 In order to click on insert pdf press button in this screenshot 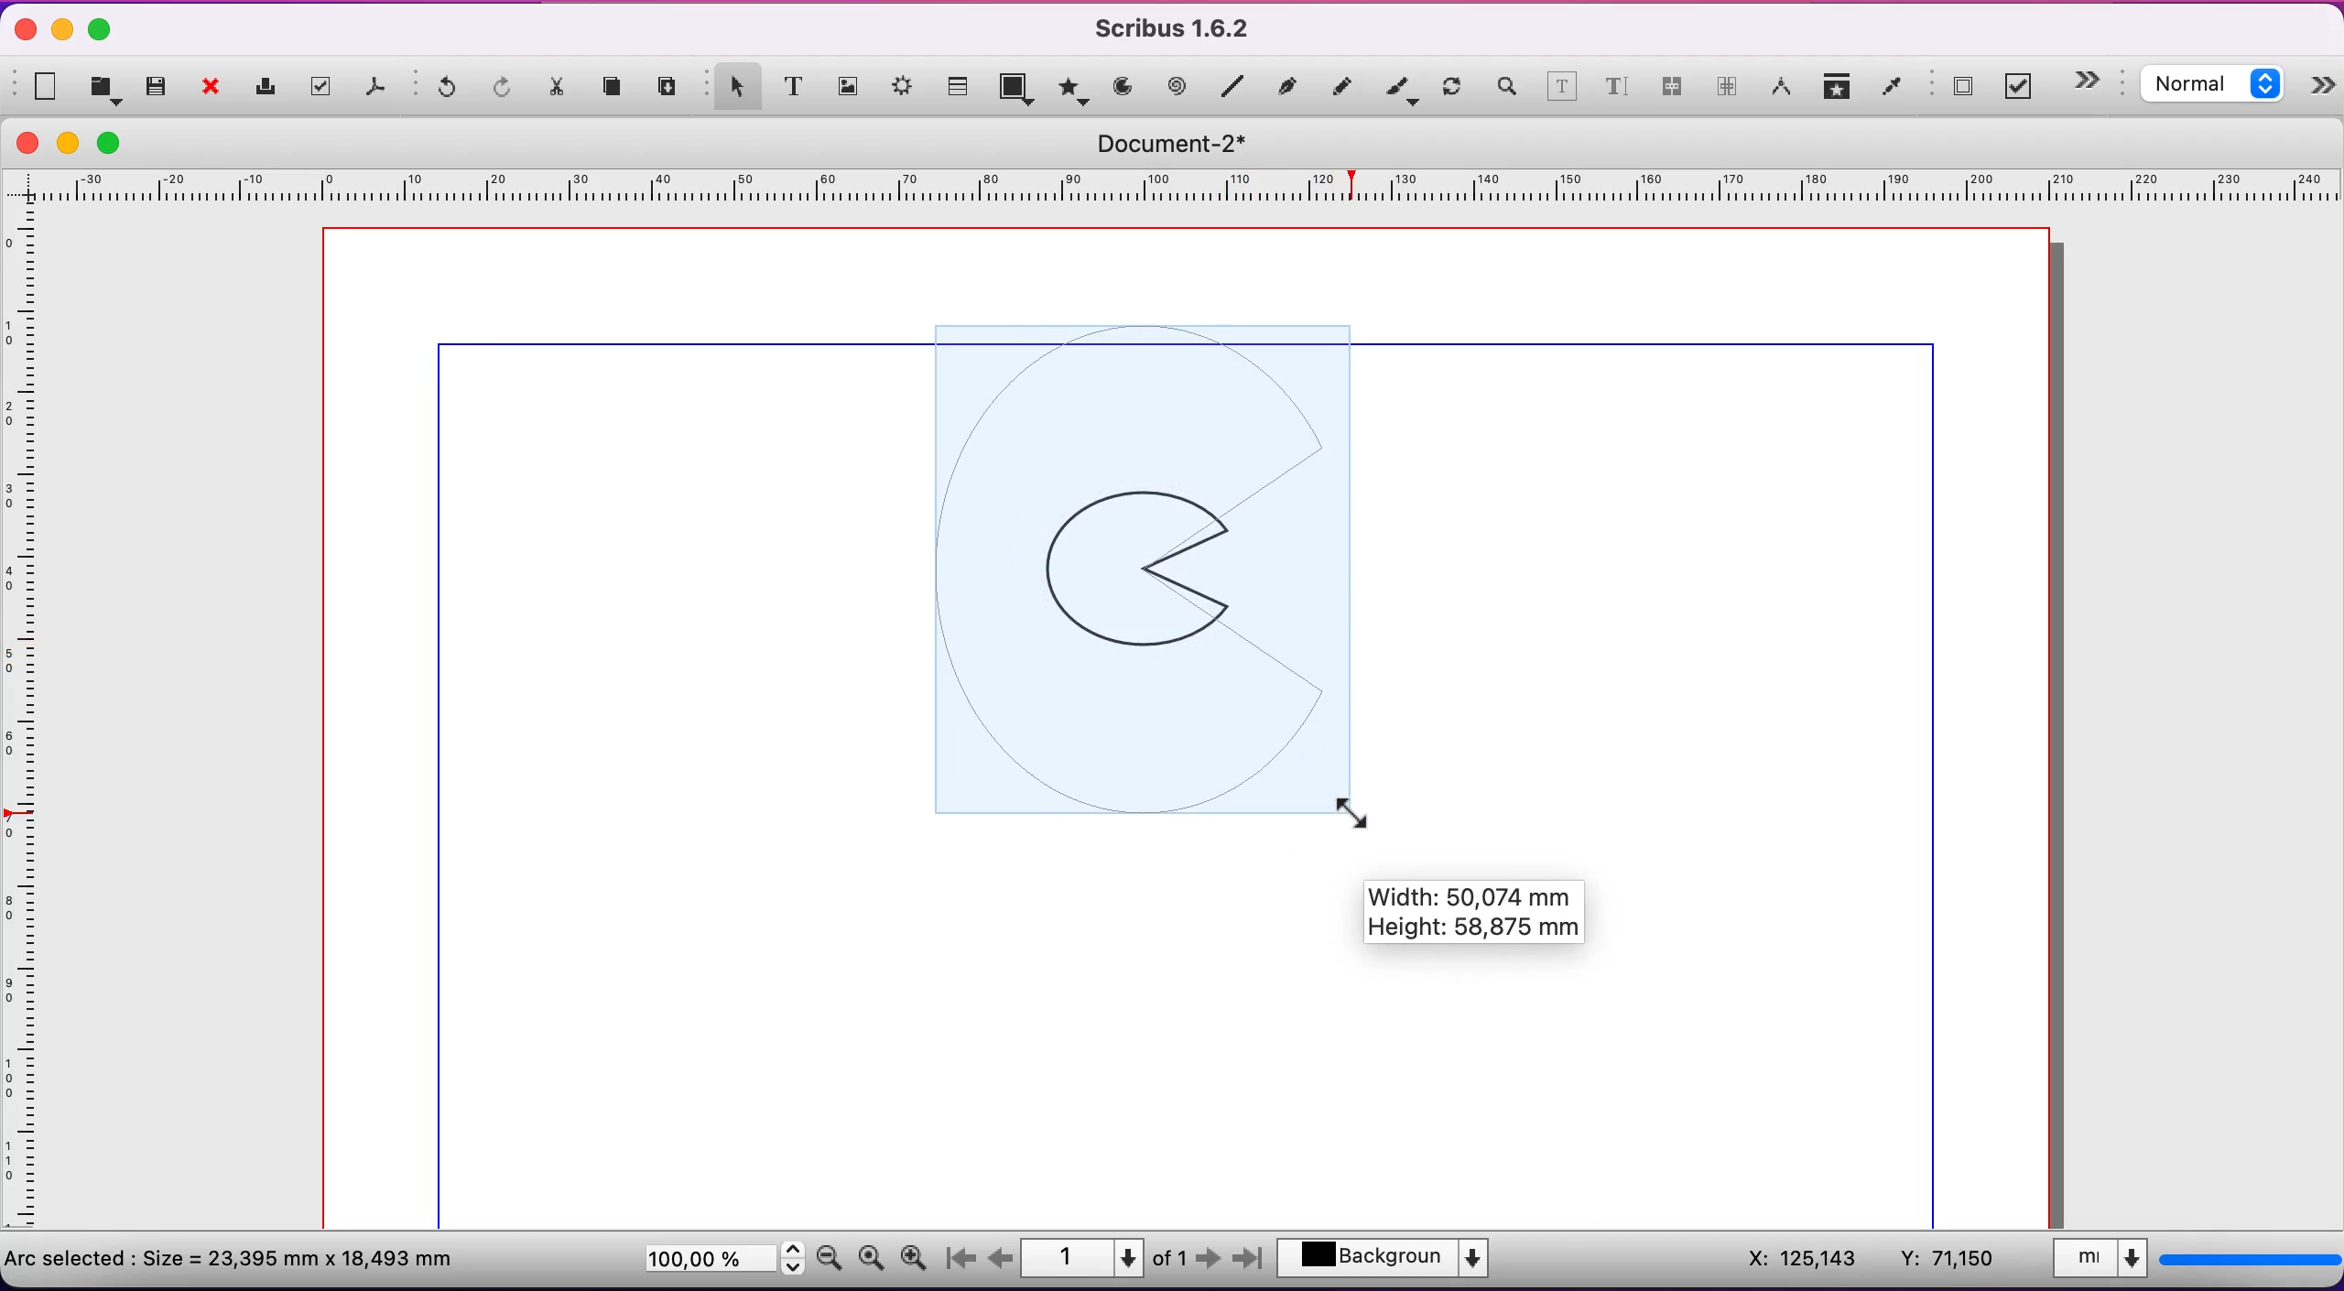, I will do `click(1956, 88)`.